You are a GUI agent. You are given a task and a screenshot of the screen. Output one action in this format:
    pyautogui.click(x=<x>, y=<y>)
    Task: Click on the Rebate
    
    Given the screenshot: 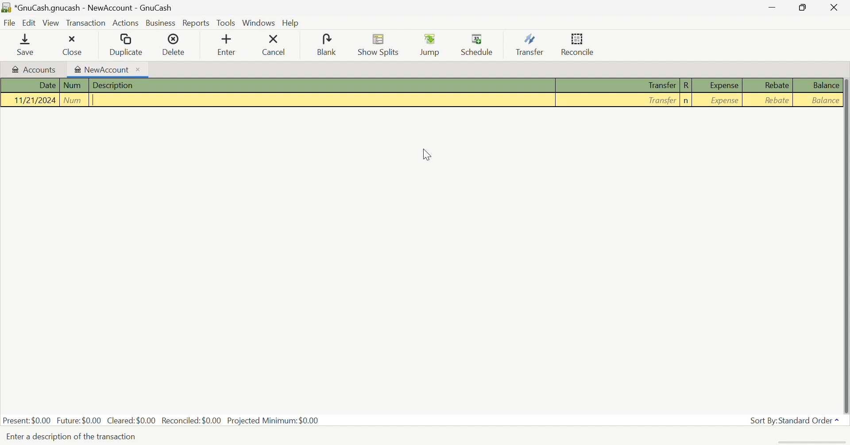 What is the action you would take?
    pyautogui.click(x=776, y=85)
    